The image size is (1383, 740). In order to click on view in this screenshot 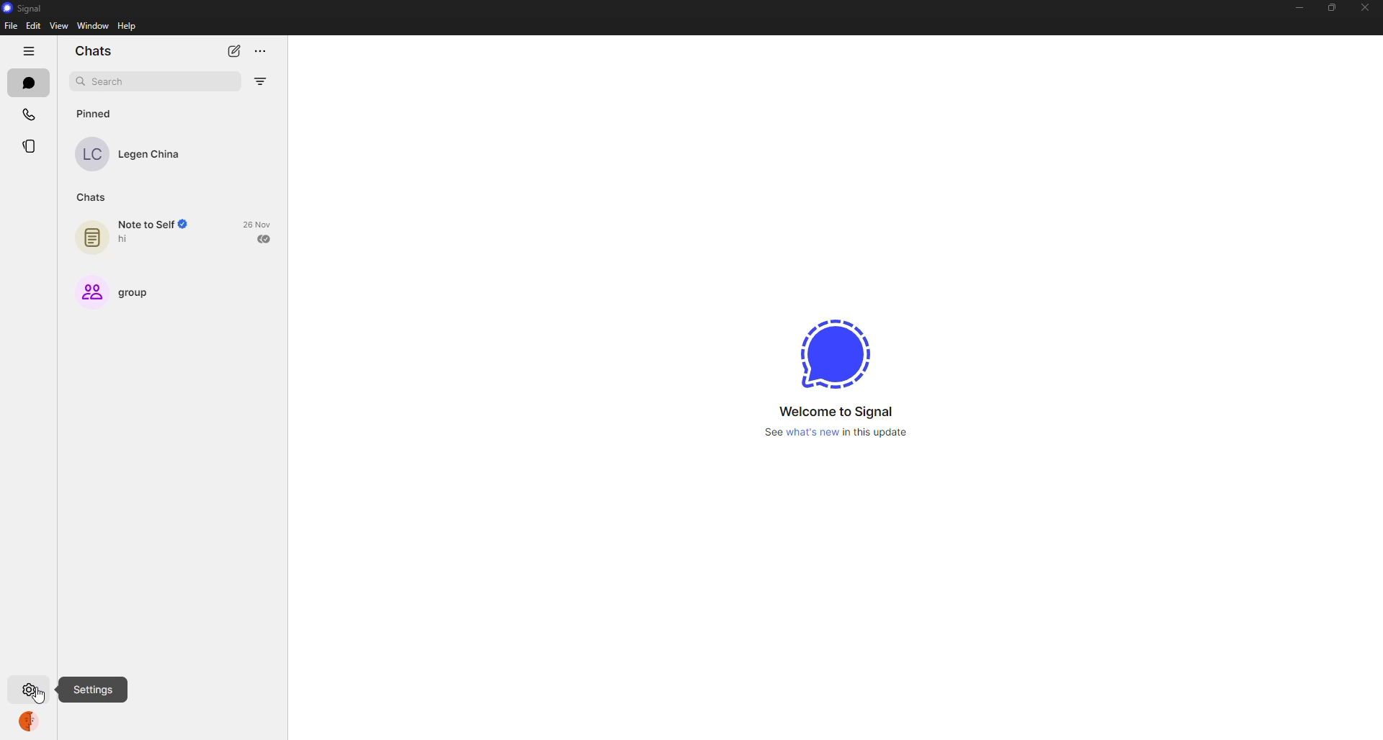, I will do `click(61, 27)`.